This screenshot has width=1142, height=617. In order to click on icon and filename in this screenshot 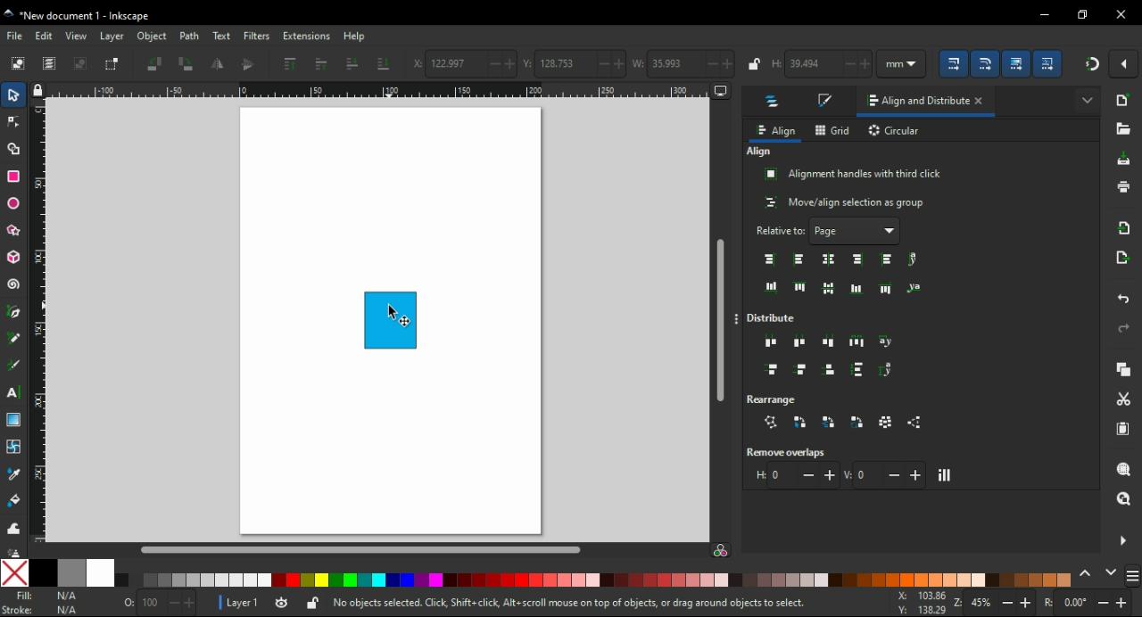, I will do `click(87, 14)`.